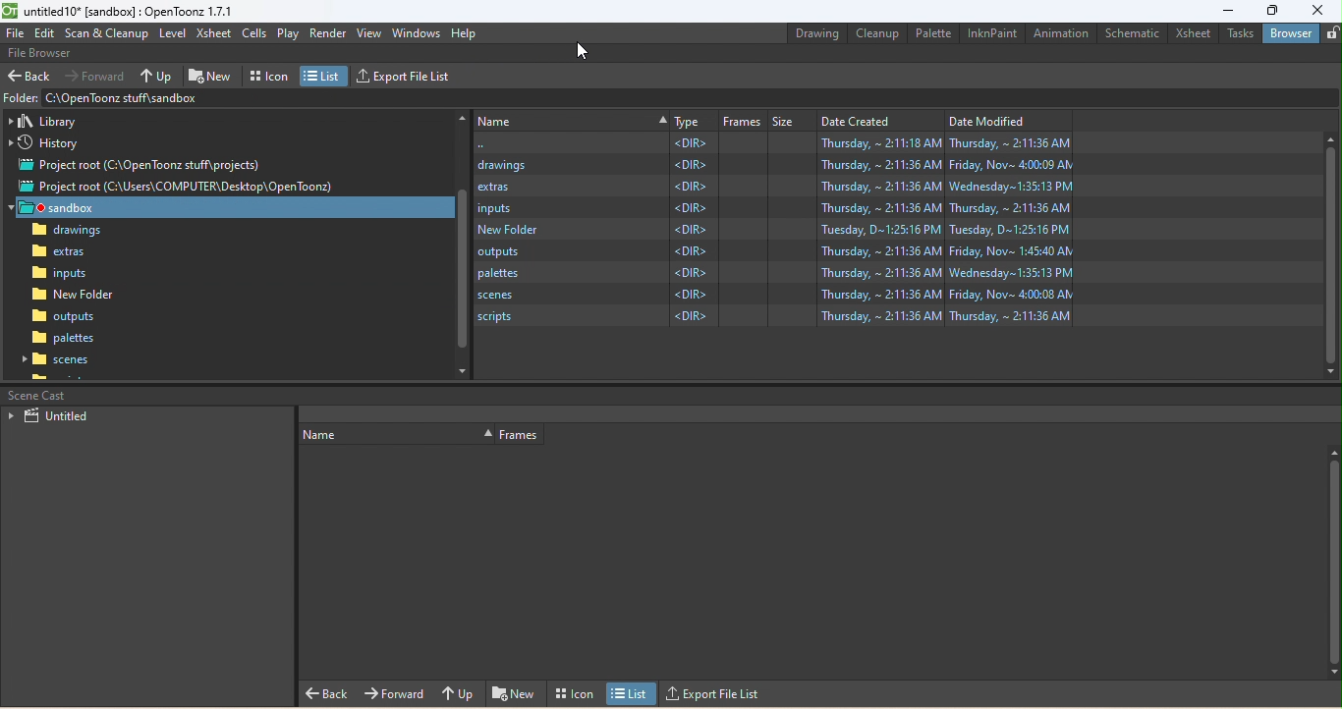 Image resolution: width=1342 pixels, height=709 pixels. Describe the element at coordinates (286, 34) in the screenshot. I see `Play` at that location.